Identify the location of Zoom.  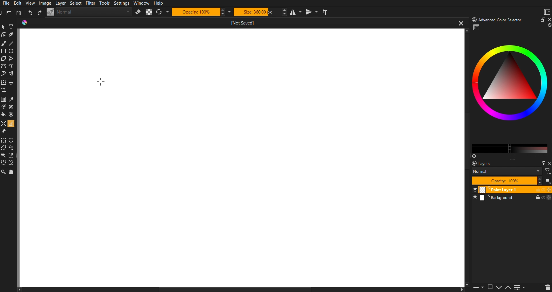
(4, 27).